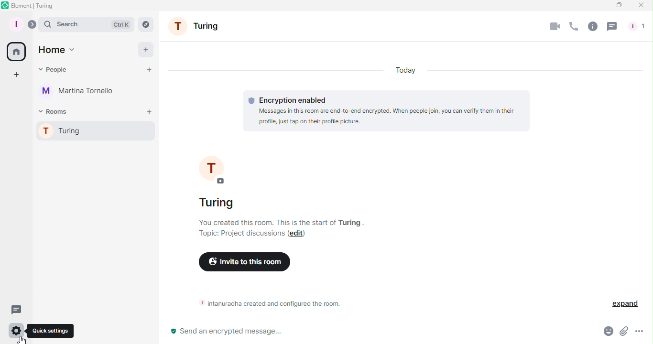 Image resolution: width=653 pixels, height=344 pixels. What do you see at coordinates (573, 29) in the screenshot?
I see `Call` at bounding box center [573, 29].